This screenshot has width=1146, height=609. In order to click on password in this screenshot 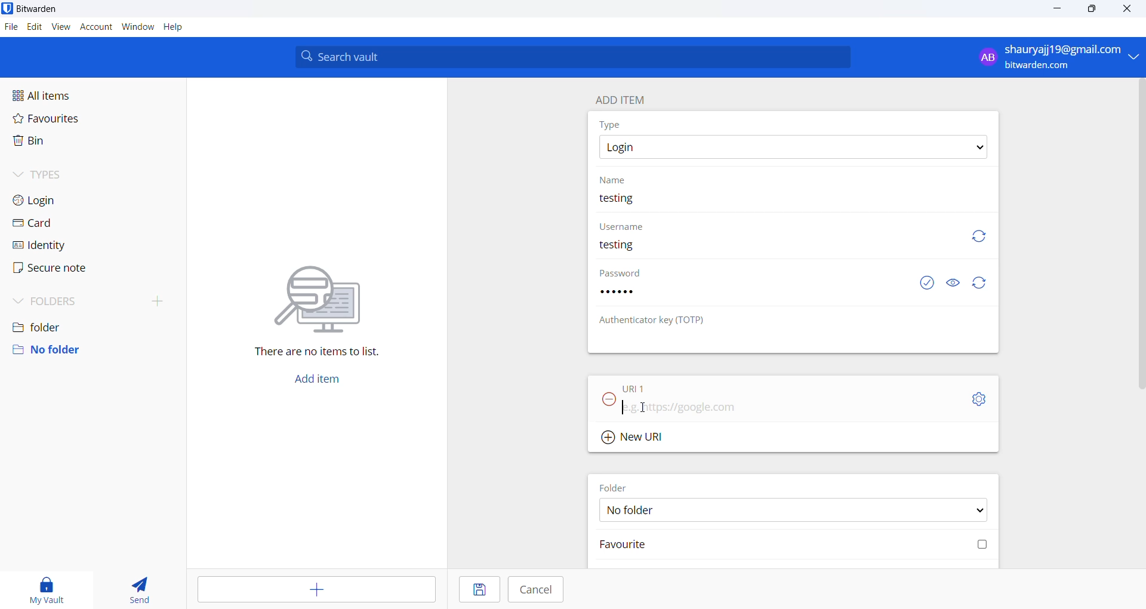, I will do `click(626, 274)`.